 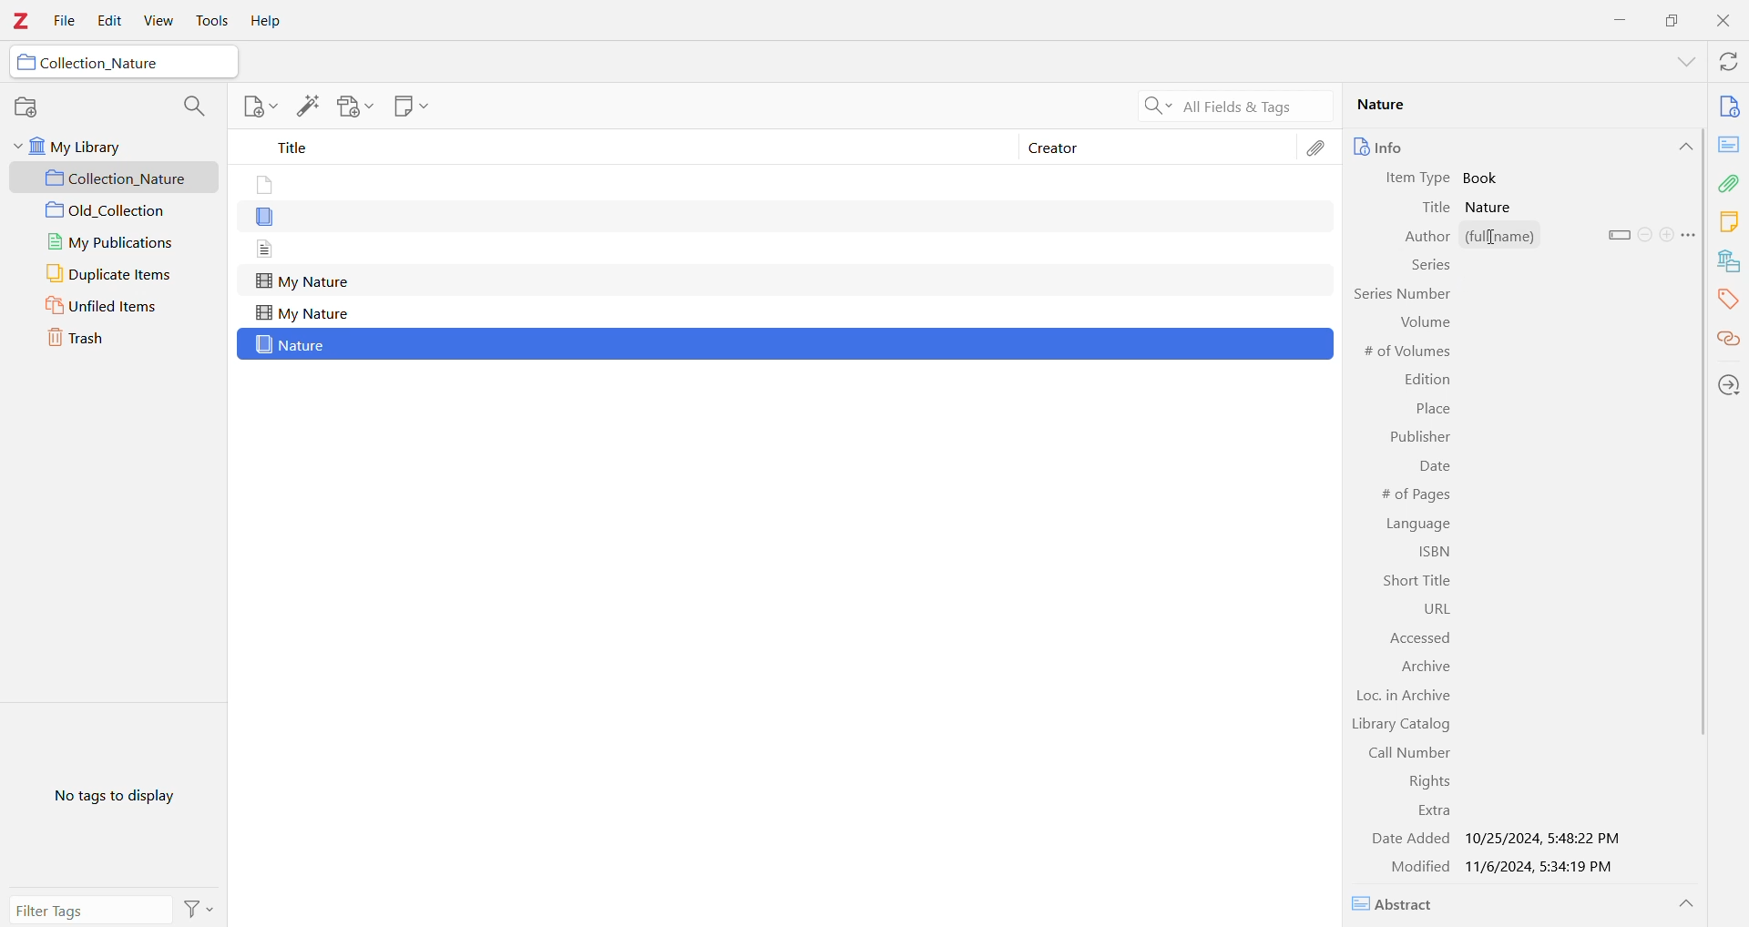 I want to click on Tools, so click(x=210, y=21).